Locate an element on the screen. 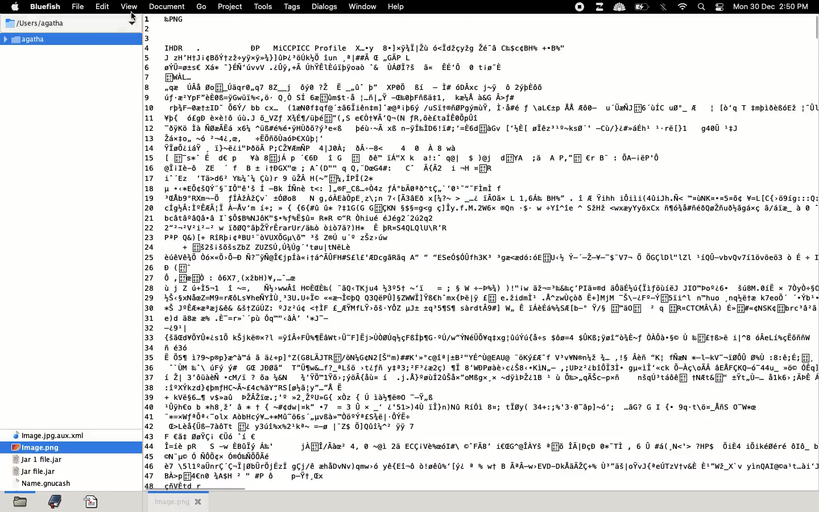  jar file jar is located at coordinates (38, 471).